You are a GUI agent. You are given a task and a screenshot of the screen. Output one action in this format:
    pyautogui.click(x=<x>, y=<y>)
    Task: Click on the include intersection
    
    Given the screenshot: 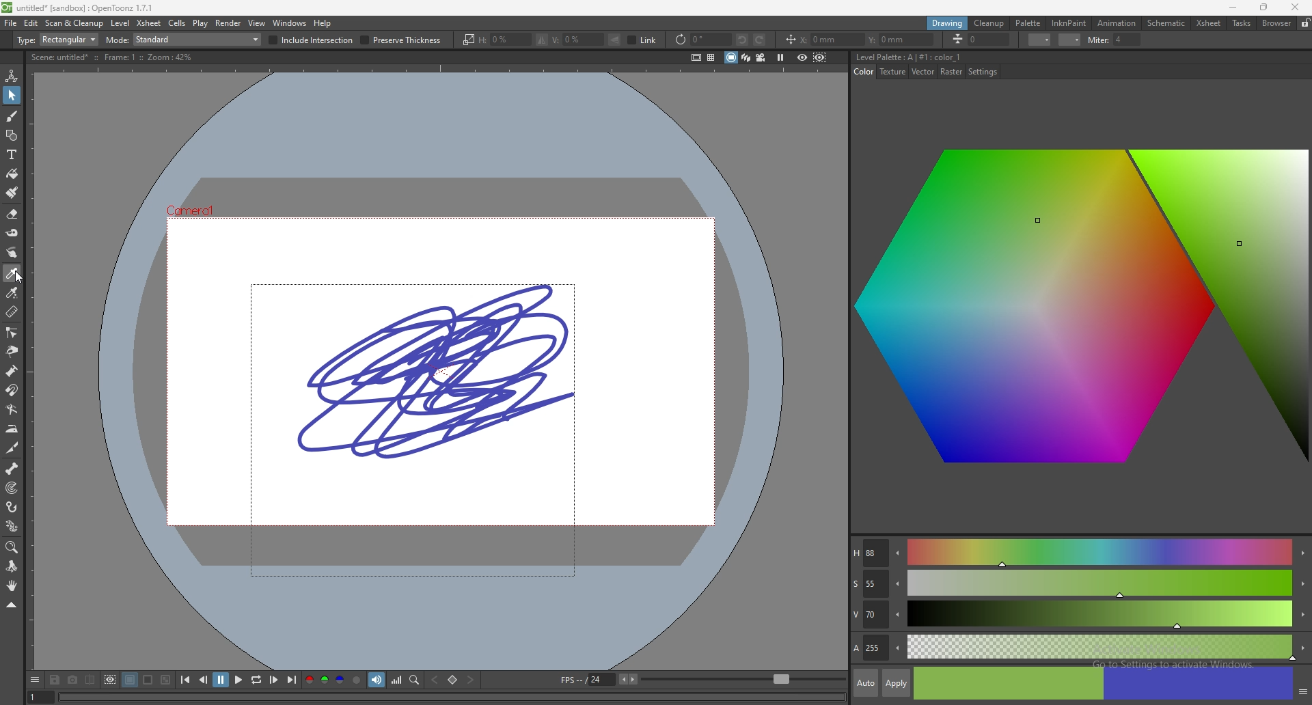 What is the action you would take?
    pyautogui.click(x=312, y=40)
    